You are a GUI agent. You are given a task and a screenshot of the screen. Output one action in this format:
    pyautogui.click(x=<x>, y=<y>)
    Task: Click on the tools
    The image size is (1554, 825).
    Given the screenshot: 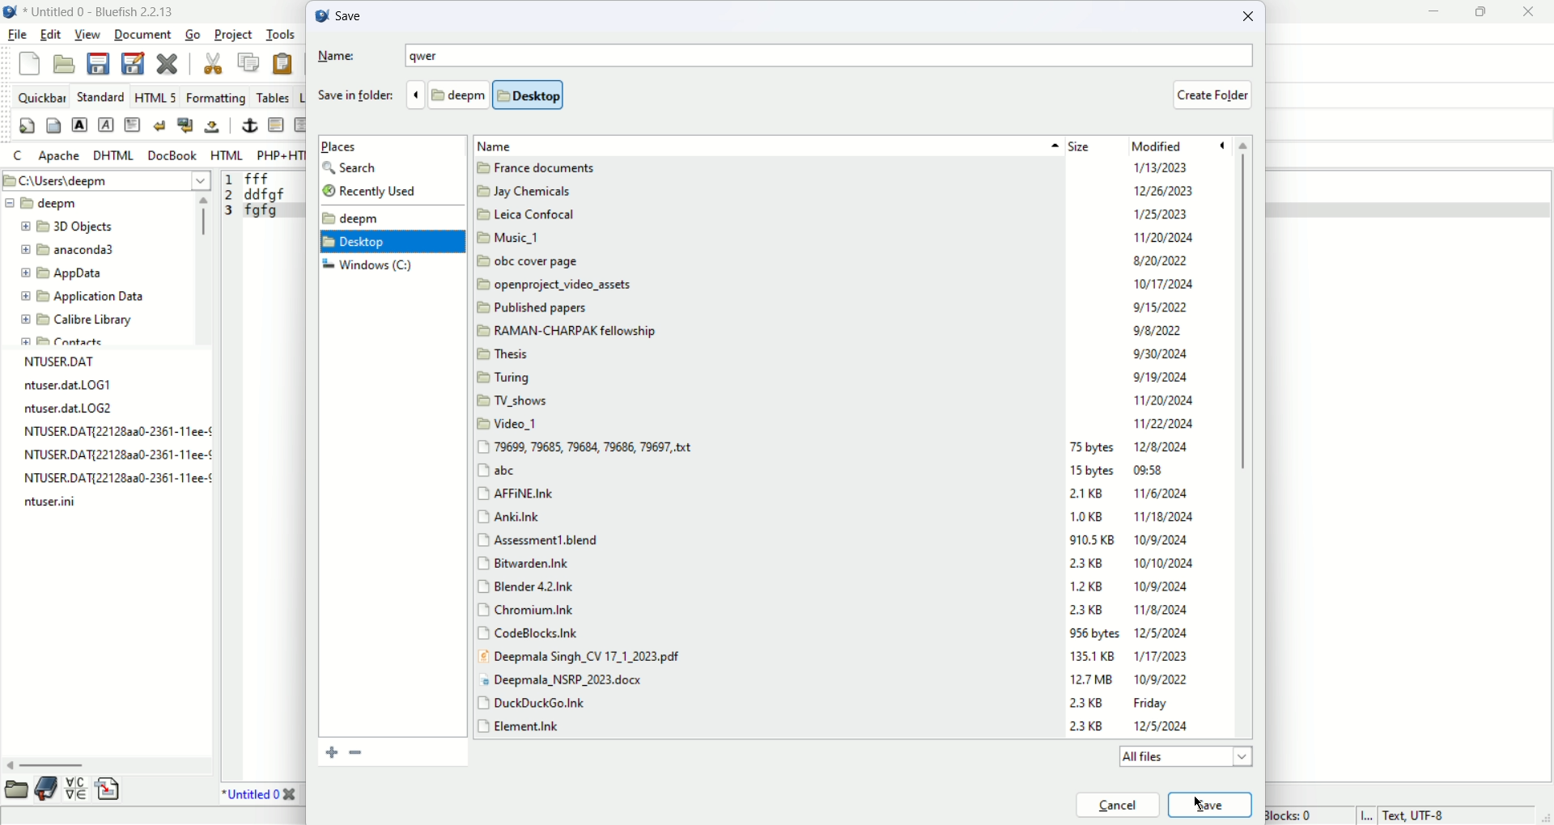 What is the action you would take?
    pyautogui.click(x=279, y=35)
    